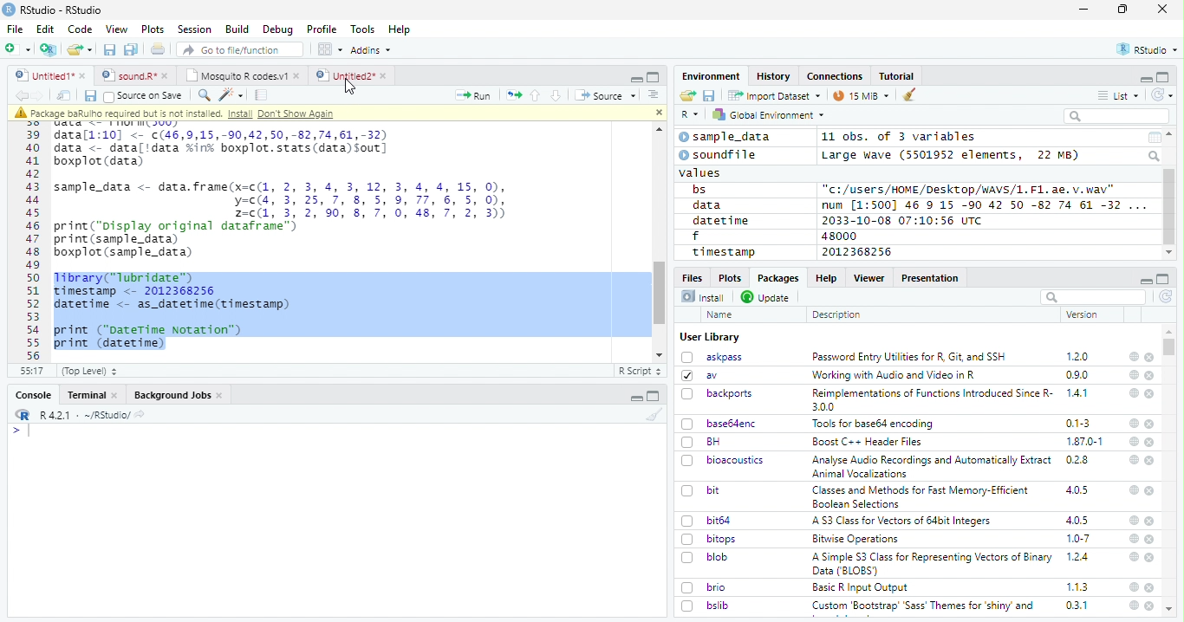  What do you see at coordinates (774, 95) in the screenshot?
I see `Import Dataset` at bounding box center [774, 95].